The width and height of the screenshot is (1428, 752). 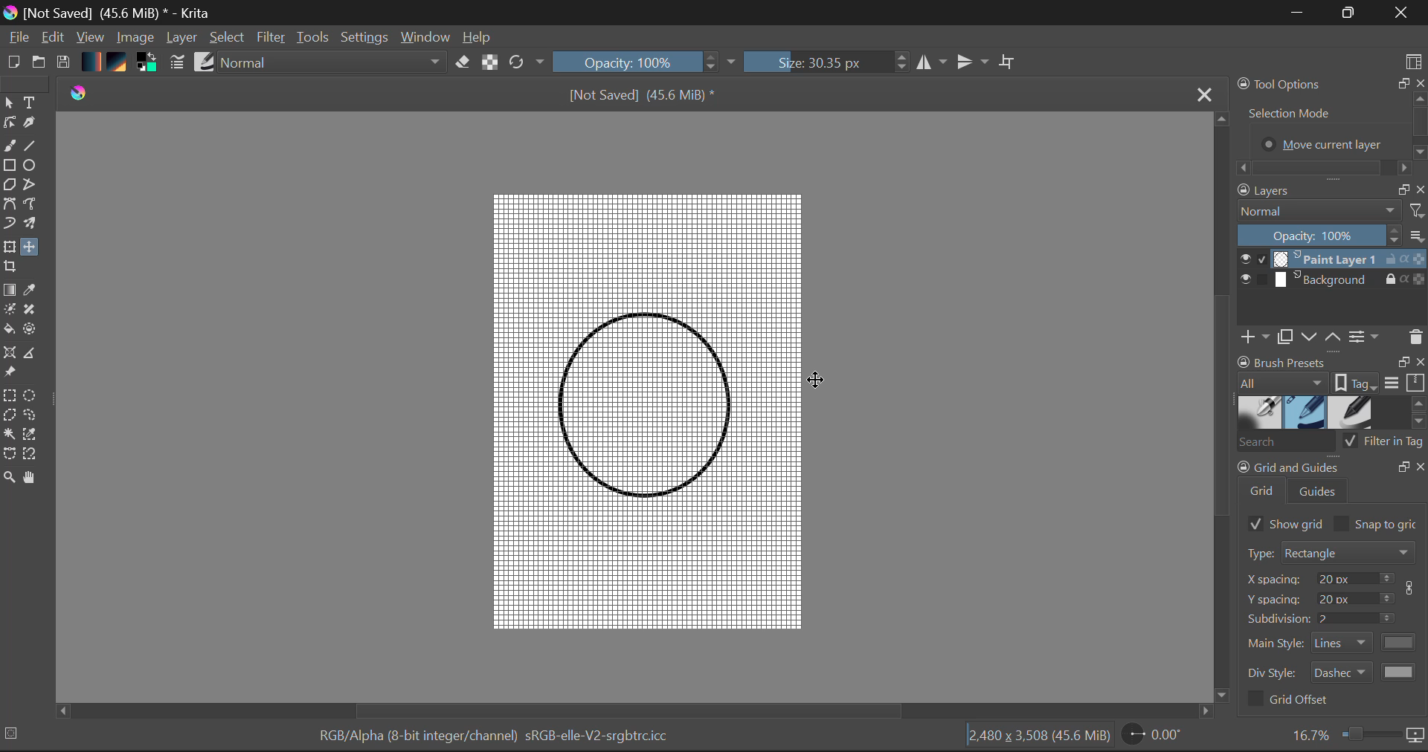 I want to click on Polyline, so click(x=30, y=183).